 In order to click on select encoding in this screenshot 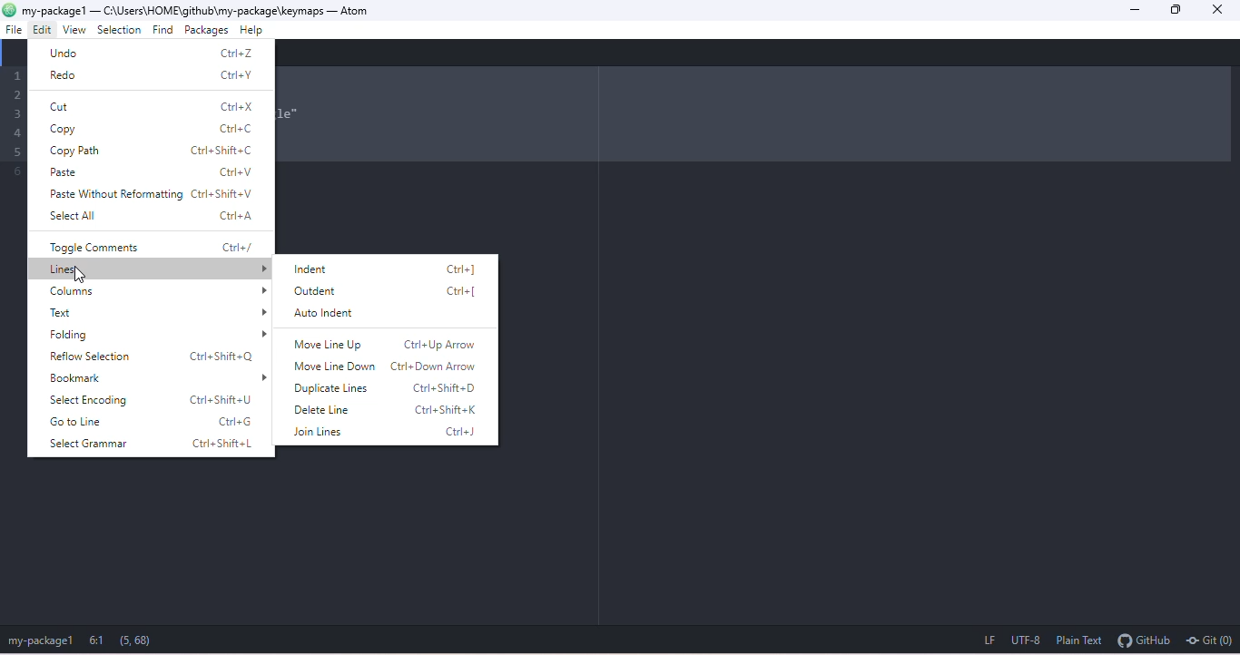, I will do `click(153, 401)`.